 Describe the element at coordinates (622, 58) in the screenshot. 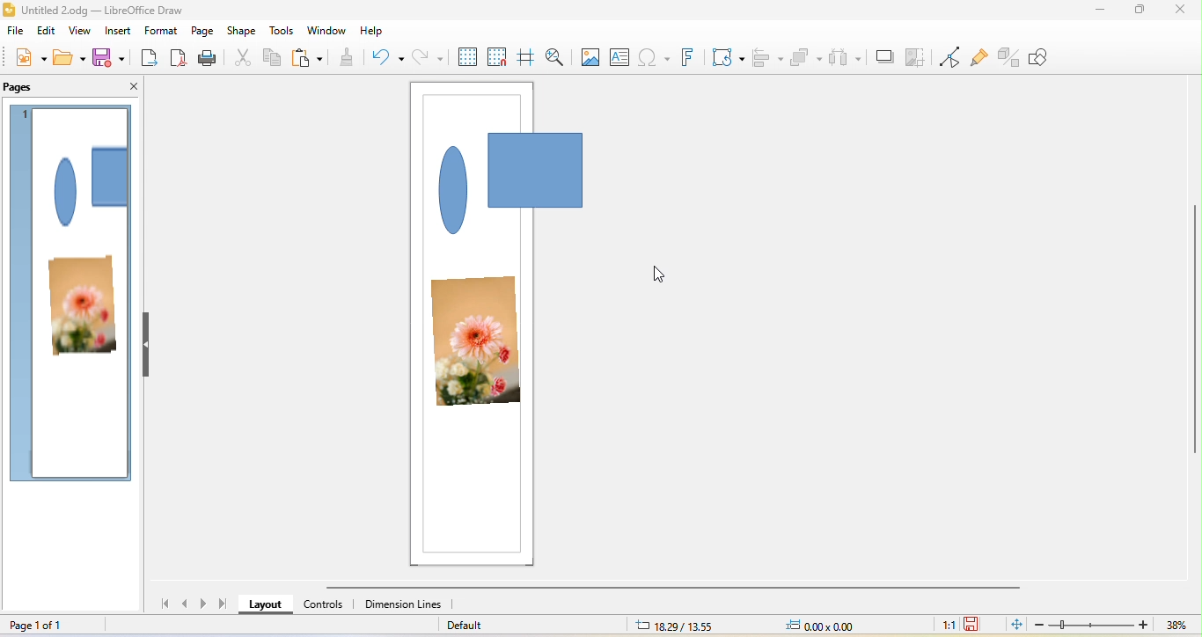

I see `text box` at that location.